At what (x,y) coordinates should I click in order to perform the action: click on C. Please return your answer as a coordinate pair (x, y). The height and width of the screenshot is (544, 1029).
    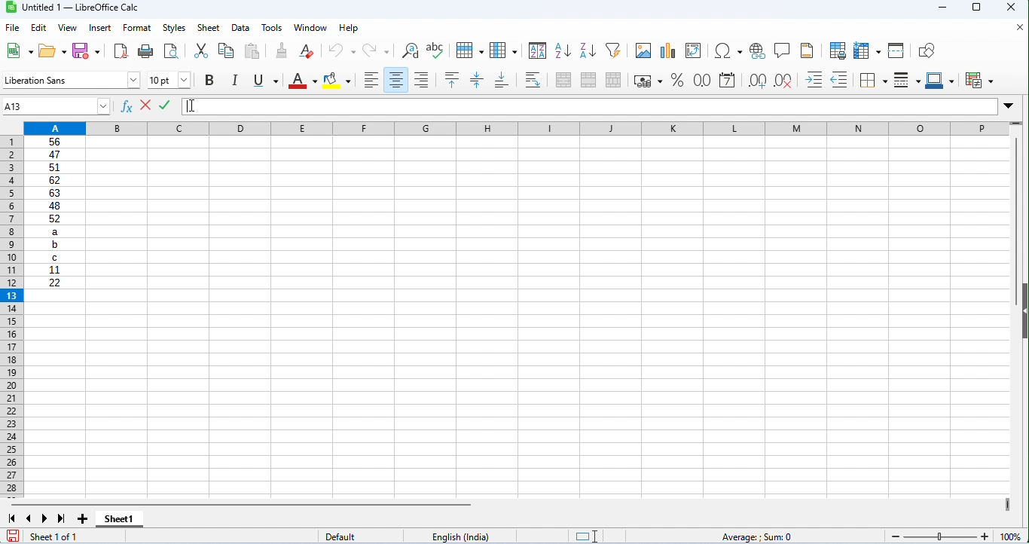
    Looking at the image, I should click on (55, 257).